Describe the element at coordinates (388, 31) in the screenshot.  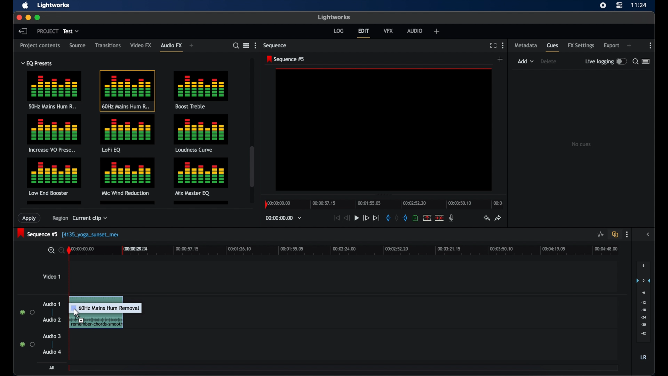
I see `vfx` at that location.